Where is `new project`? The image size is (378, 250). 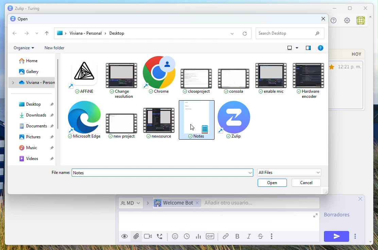
new project is located at coordinates (123, 123).